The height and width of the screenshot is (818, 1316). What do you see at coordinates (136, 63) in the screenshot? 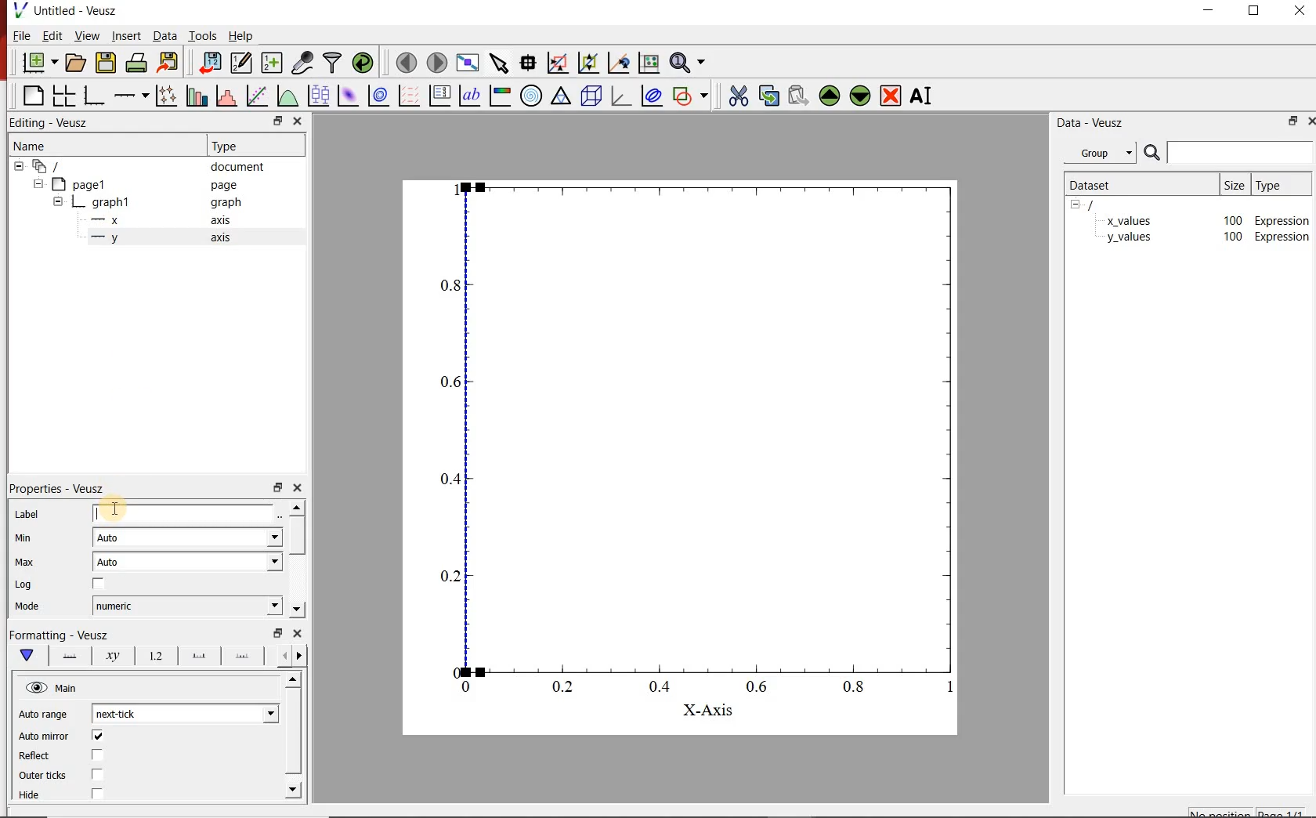
I see `print the documents` at bounding box center [136, 63].